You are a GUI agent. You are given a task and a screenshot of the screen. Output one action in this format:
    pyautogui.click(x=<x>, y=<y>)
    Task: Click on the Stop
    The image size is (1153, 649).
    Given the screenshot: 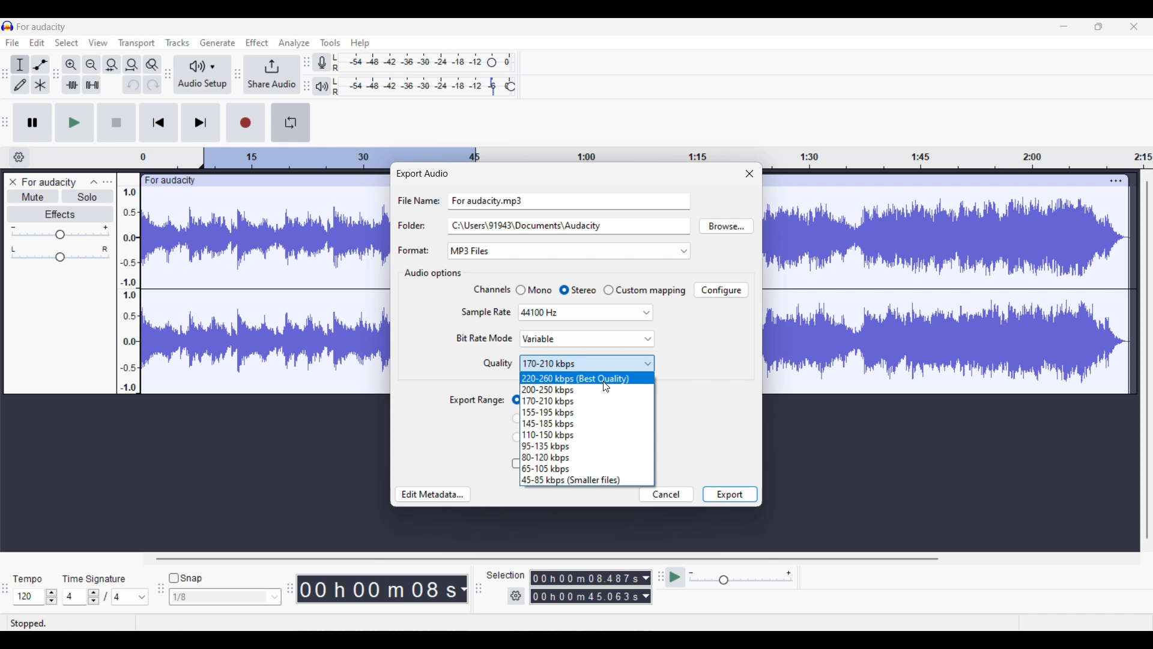 What is the action you would take?
    pyautogui.click(x=117, y=122)
    